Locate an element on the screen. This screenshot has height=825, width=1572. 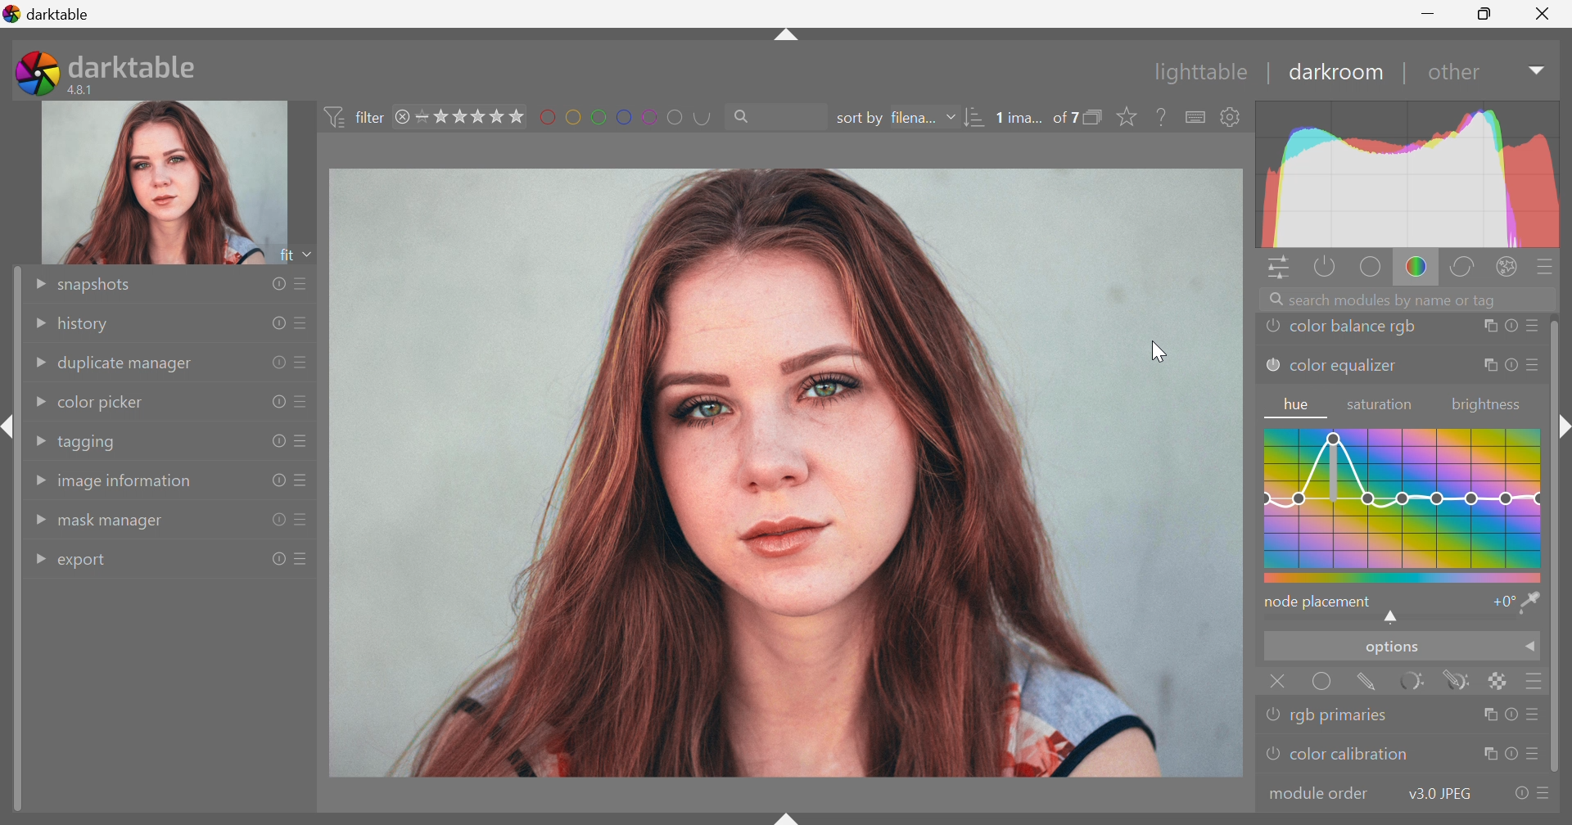
reset is located at coordinates (273, 402).